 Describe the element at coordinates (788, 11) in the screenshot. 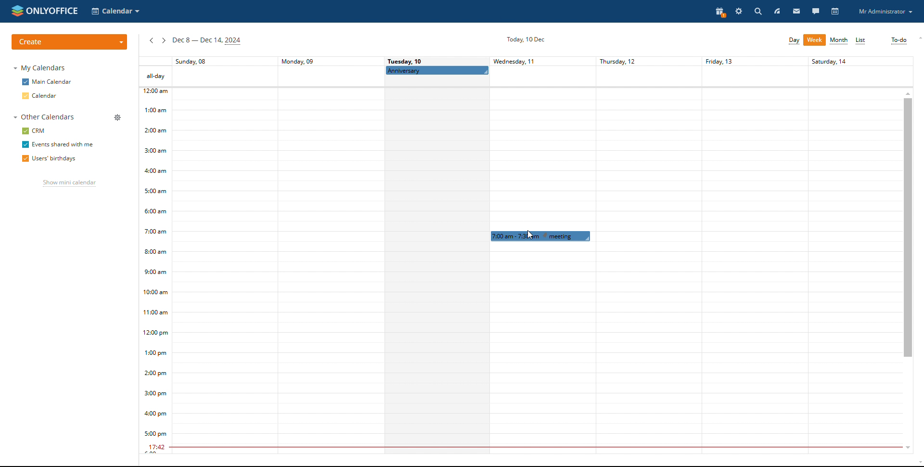

I see `feed` at that location.